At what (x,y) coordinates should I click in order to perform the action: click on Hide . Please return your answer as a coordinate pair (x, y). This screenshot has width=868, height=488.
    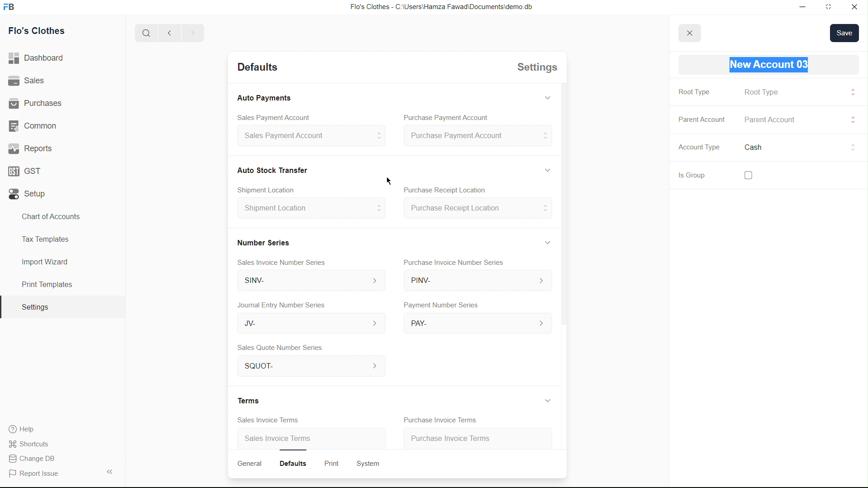
    Looking at the image, I should click on (545, 169).